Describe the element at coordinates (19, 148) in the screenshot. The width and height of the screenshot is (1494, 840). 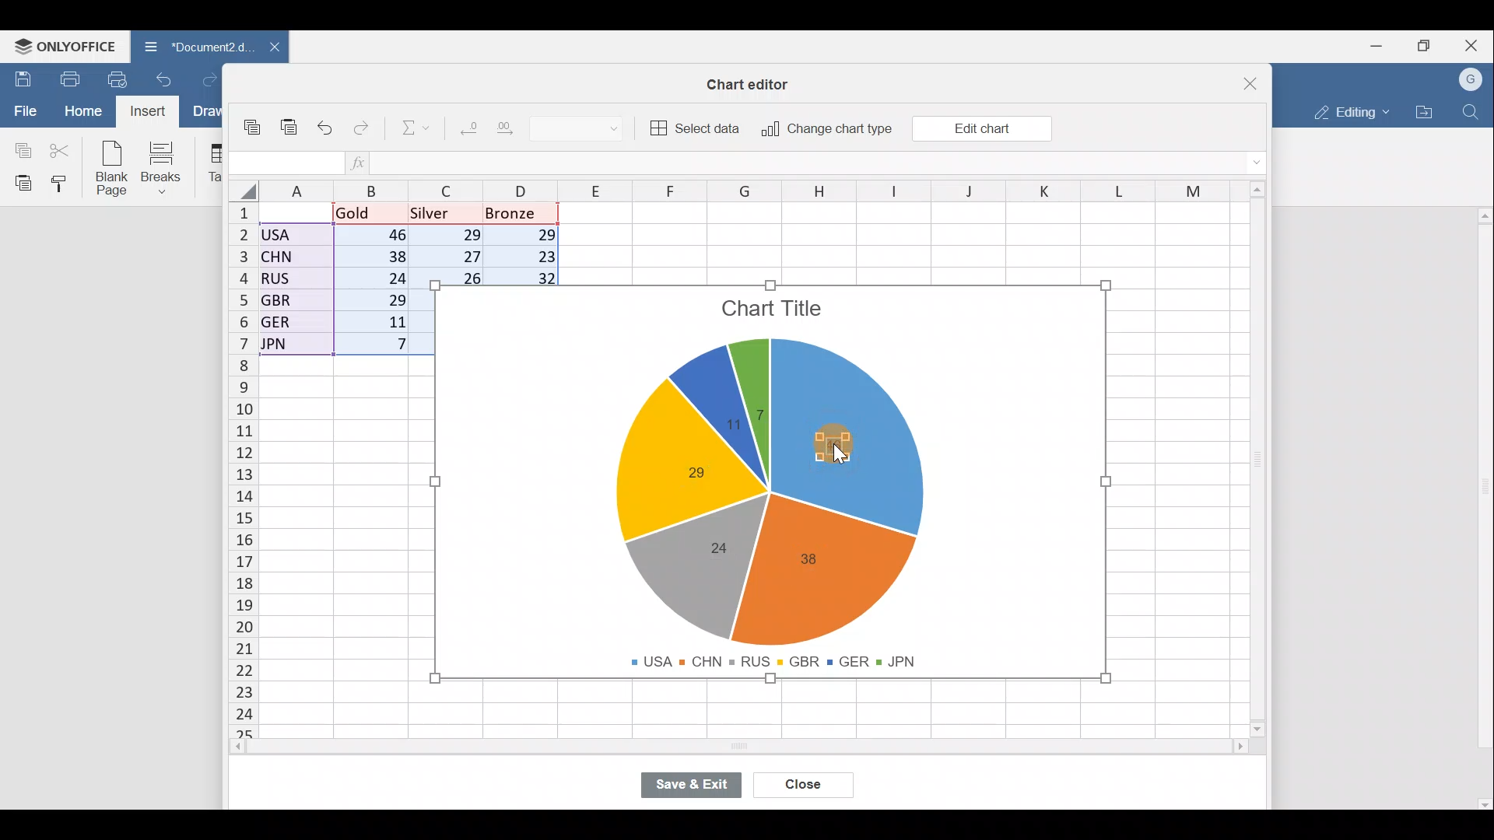
I see `Copy` at that location.